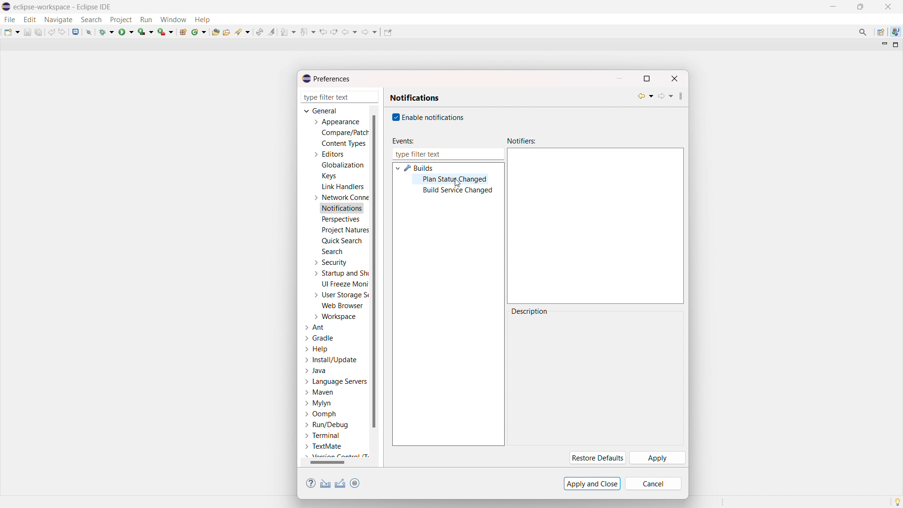  What do you see at coordinates (456, 180) in the screenshot?
I see `plan status changed` at bounding box center [456, 180].